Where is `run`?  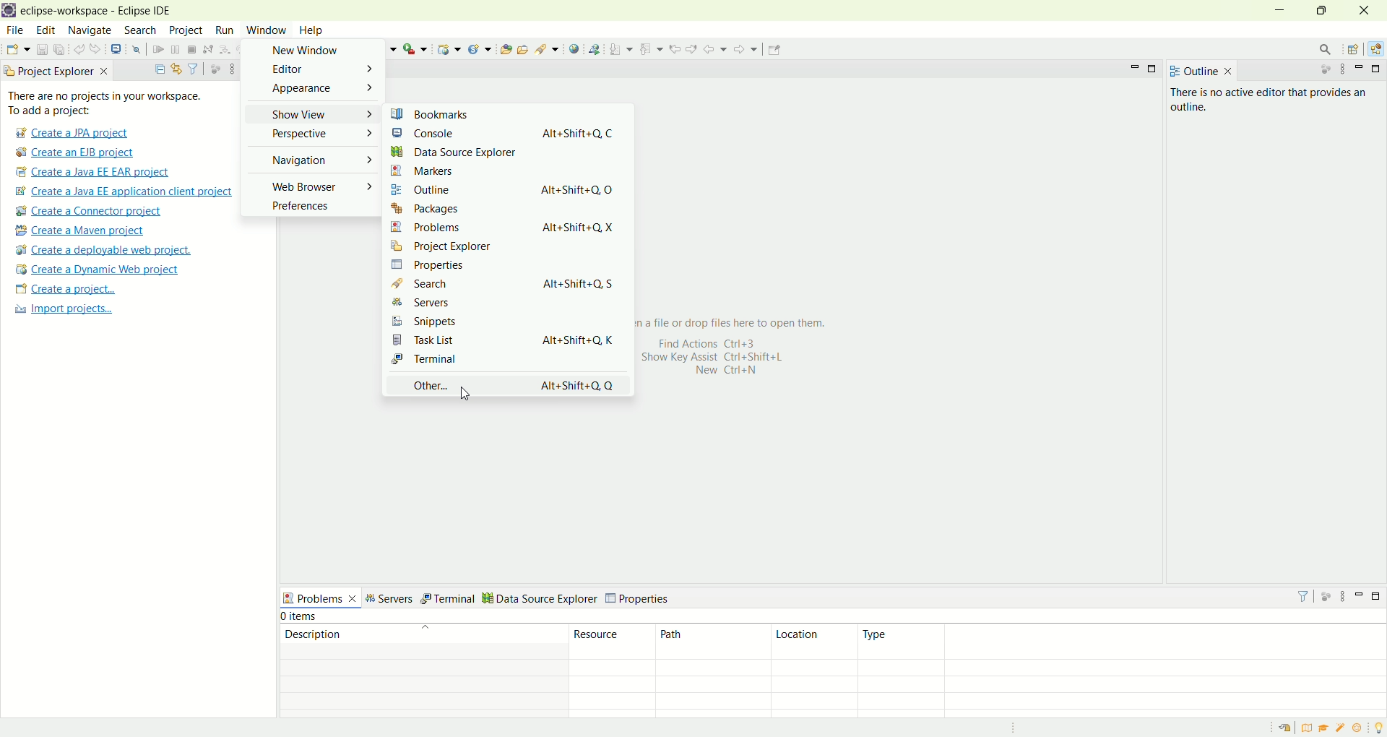 run is located at coordinates (223, 31).